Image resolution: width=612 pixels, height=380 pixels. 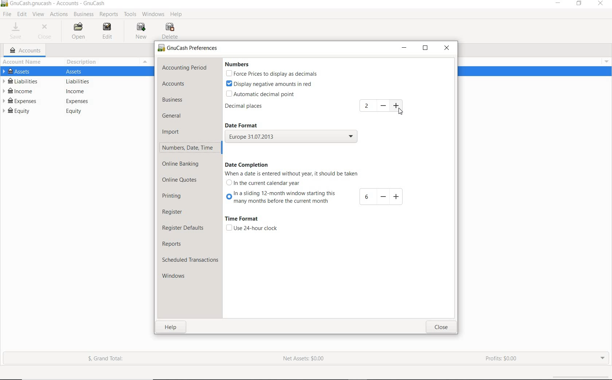 I want to click on ACCOUNTS, so click(x=25, y=50).